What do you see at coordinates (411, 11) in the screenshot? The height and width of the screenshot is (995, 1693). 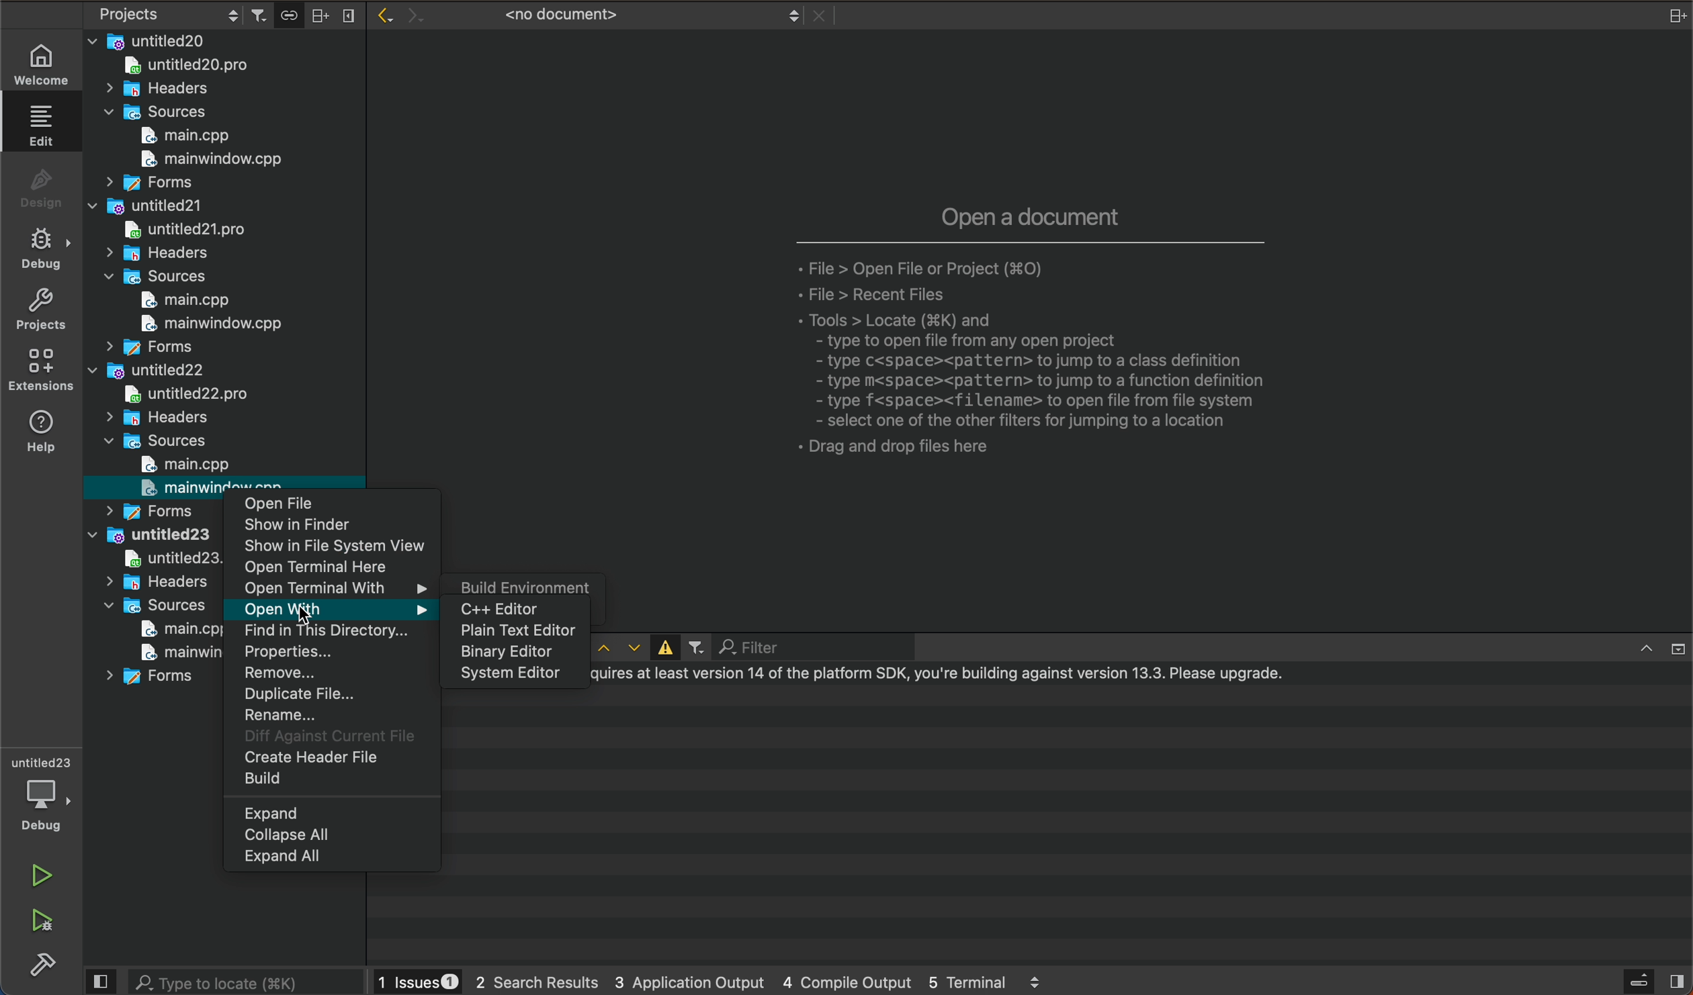 I see `next` at bounding box center [411, 11].